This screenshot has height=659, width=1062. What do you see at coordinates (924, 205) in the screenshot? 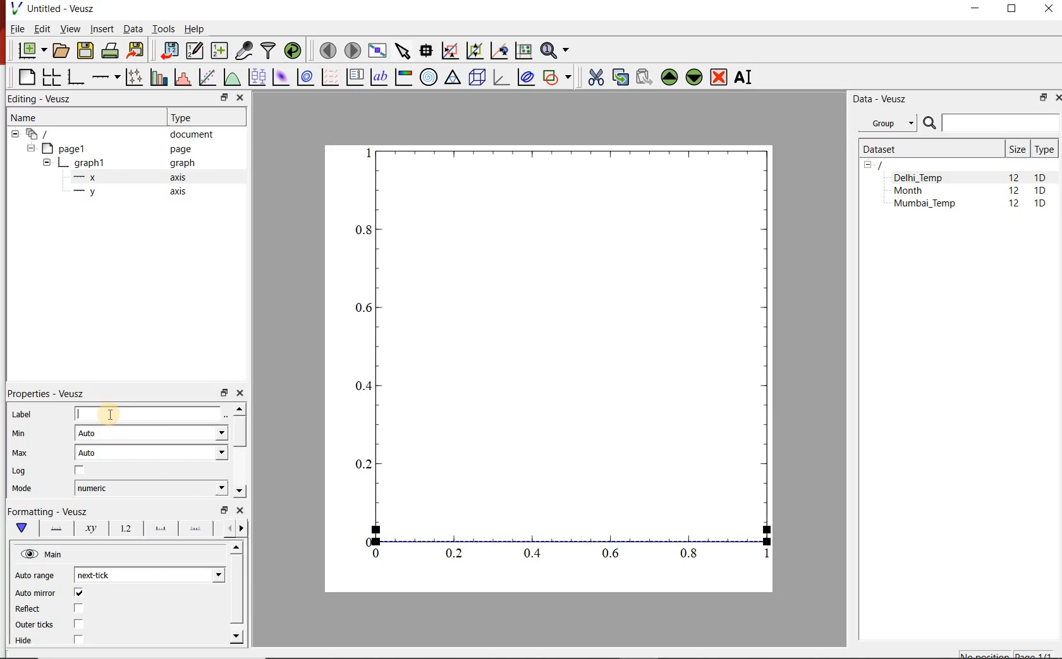
I see `Mumbai_Temp` at bounding box center [924, 205].